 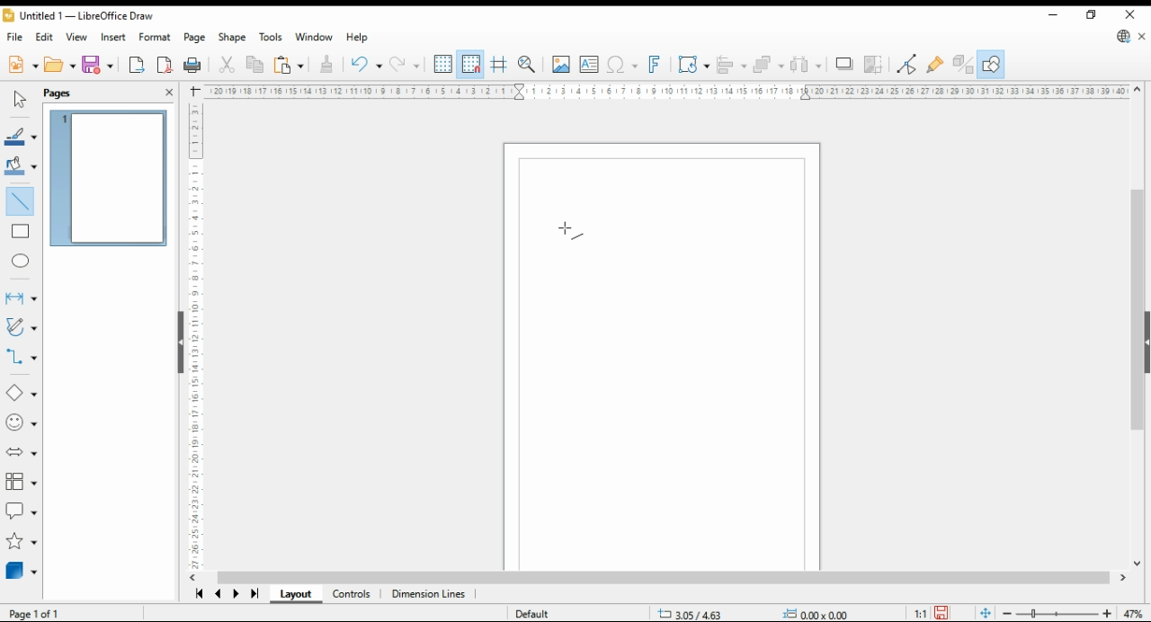 What do you see at coordinates (1054, 15) in the screenshot?
I see `minimize` at bounding box center [1054, 15].